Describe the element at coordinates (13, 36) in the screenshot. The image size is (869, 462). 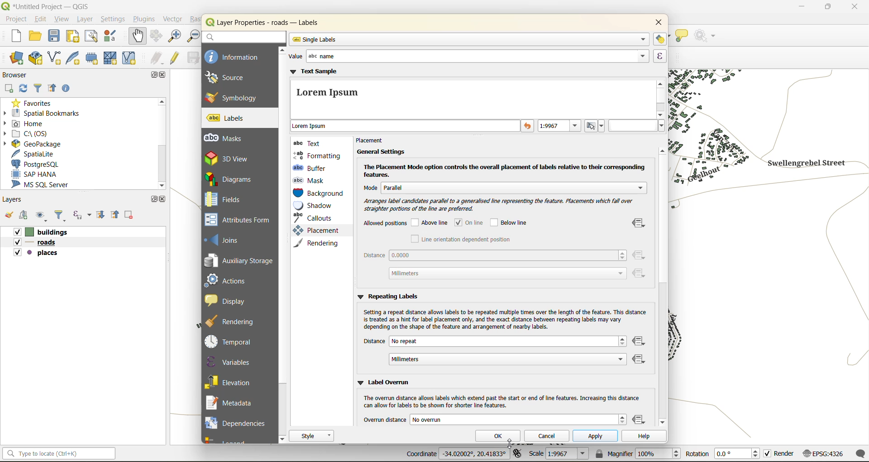
I see `new` at that location.